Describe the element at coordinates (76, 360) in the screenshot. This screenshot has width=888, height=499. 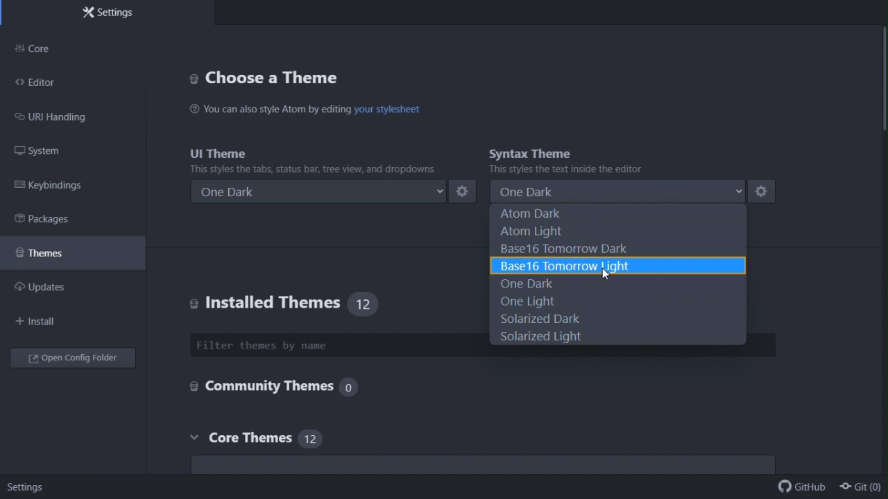
I see `Open folder` at that location.